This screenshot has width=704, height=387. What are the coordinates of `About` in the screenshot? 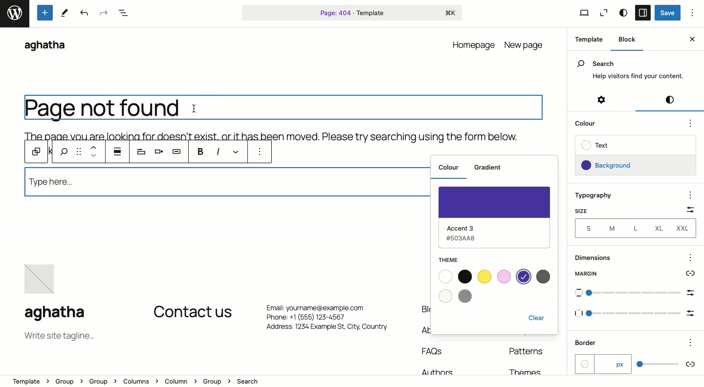 It's located at (424, 329).